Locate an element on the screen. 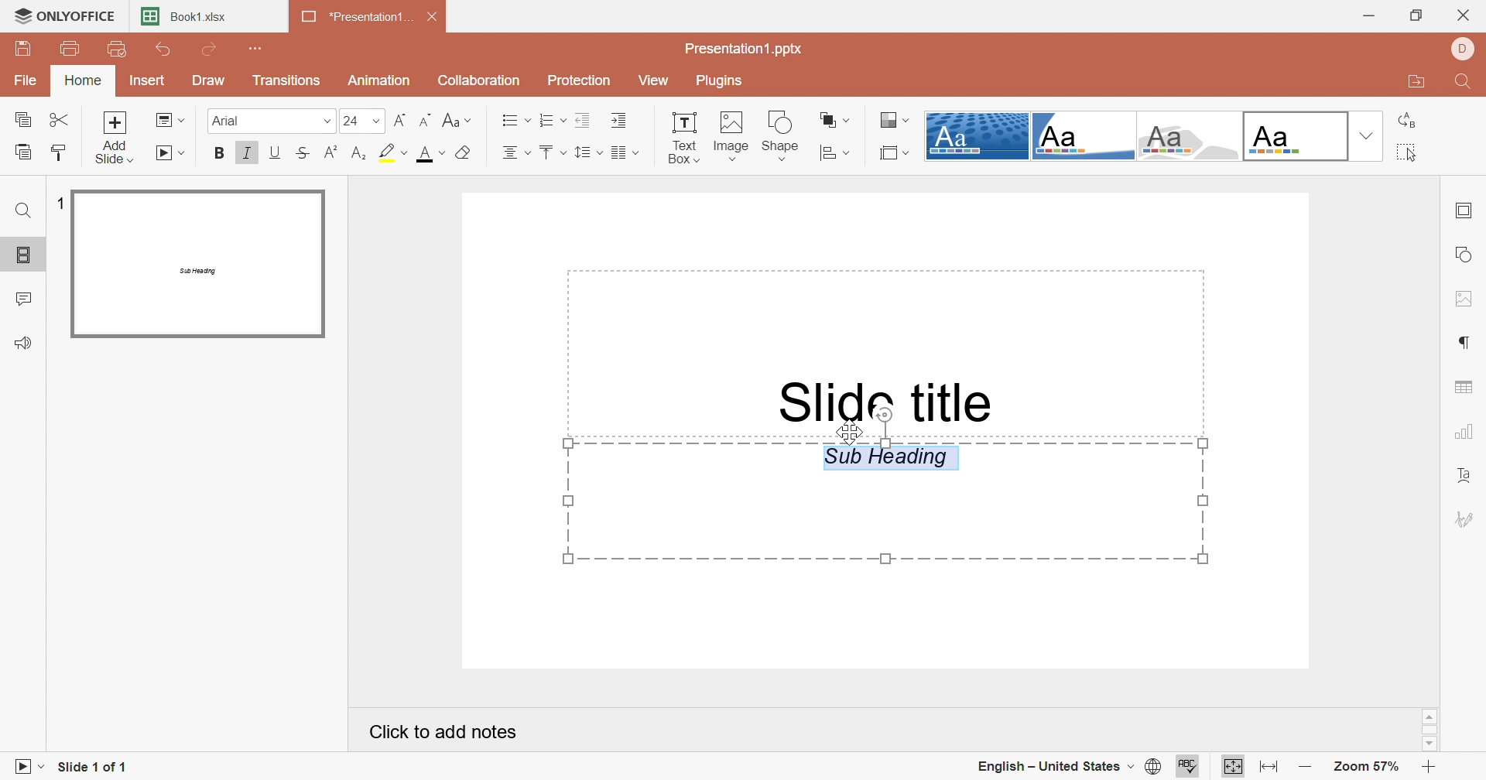 This screenshot has width=1486, height=780. Chart settings is located at coordinates (1464, 434).